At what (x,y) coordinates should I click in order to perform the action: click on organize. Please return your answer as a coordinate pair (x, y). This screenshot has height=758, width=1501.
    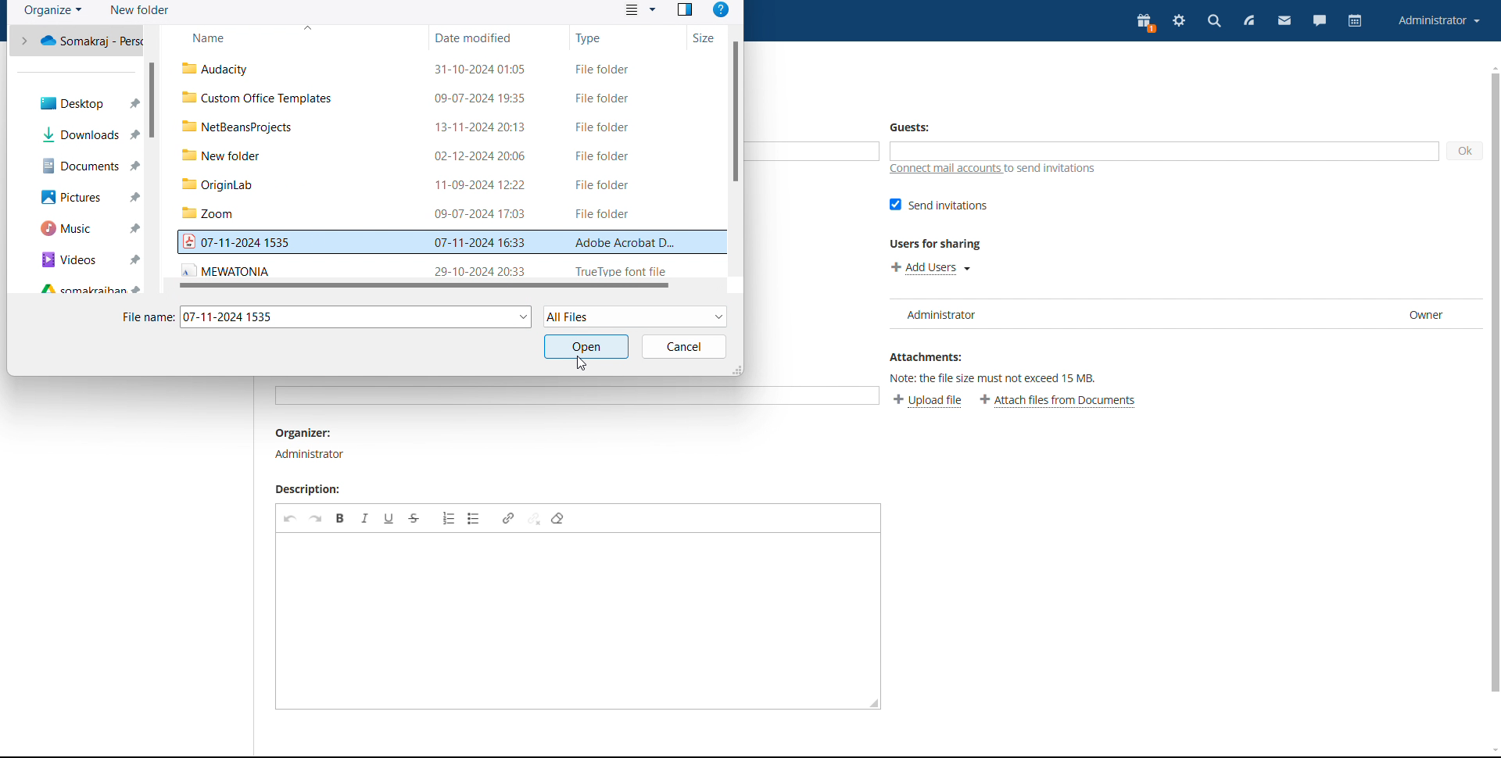
    Looking at the image, I should click on (52, 10).